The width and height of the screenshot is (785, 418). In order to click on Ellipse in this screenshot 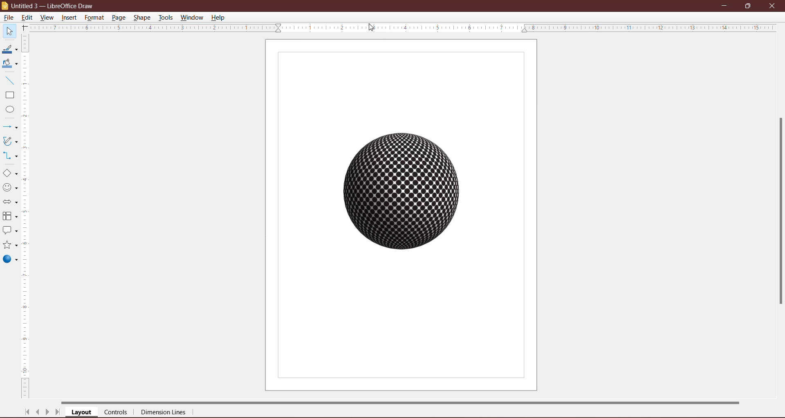, I will do `click(8, 110)`.